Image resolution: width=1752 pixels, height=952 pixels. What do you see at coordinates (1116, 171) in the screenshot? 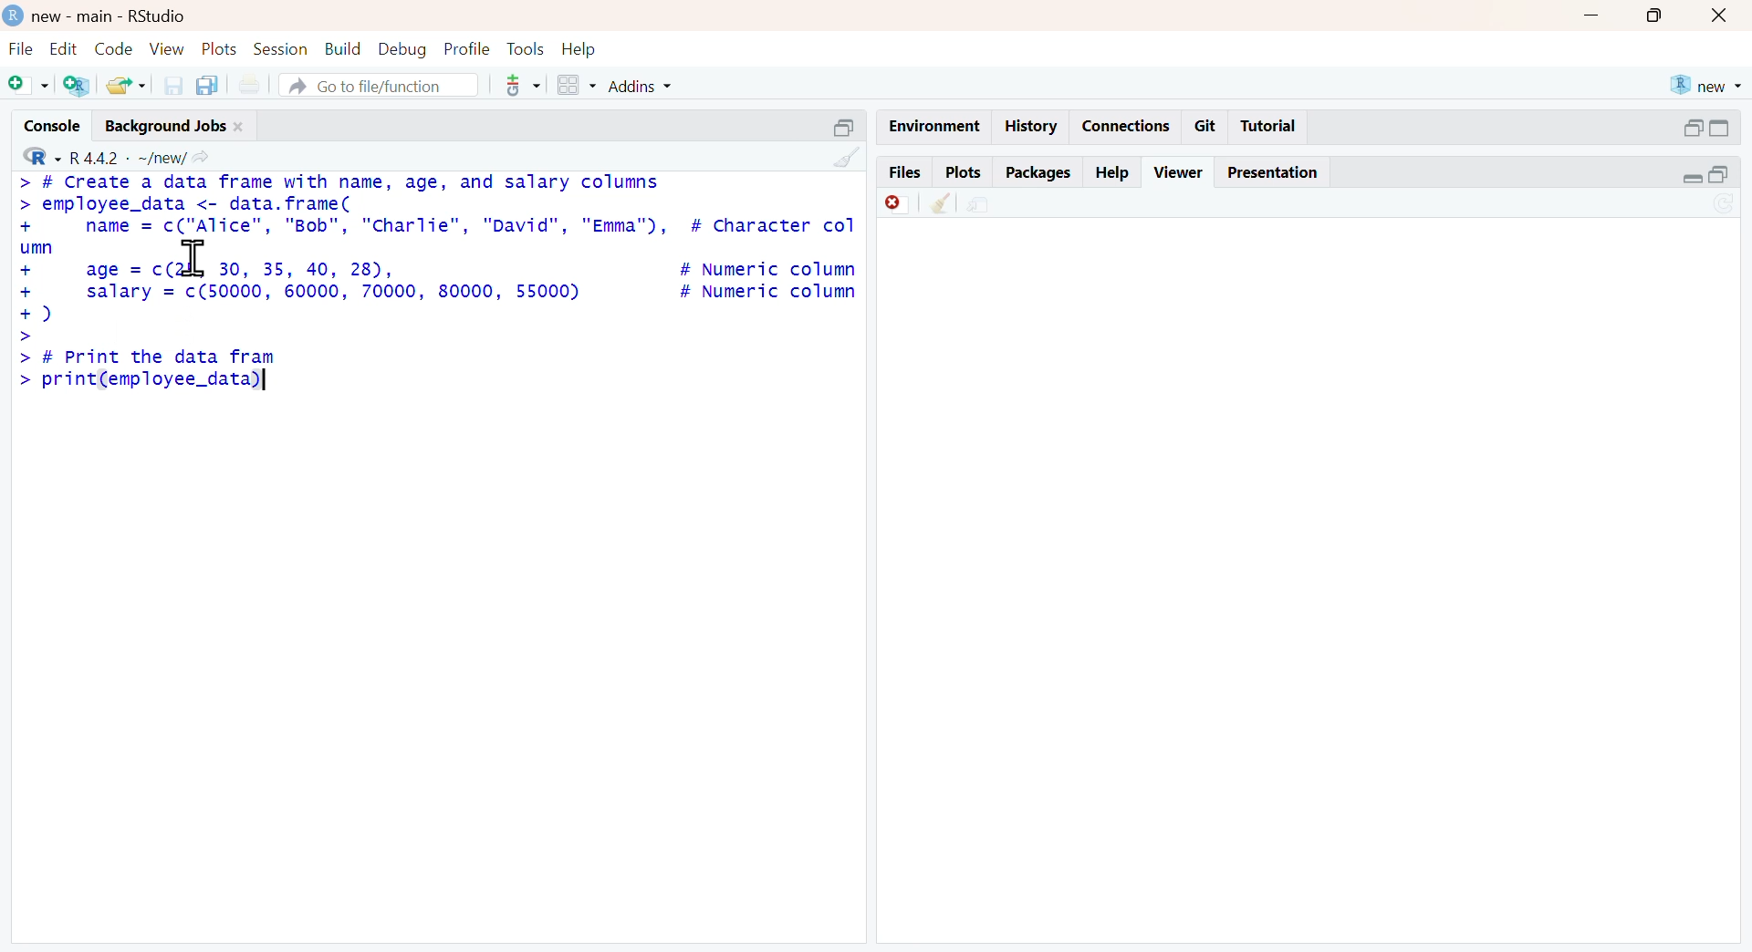
I see `Help` at bounding box center [1116, 171].